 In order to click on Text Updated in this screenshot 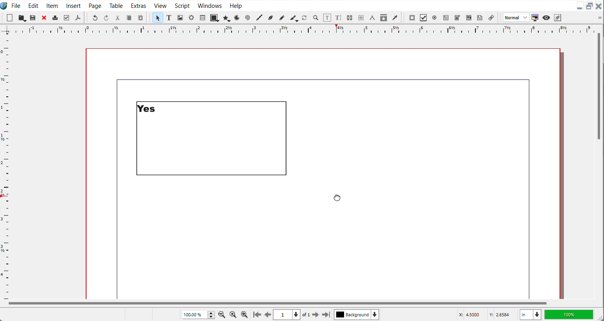, I will do `click(212, 138)`.